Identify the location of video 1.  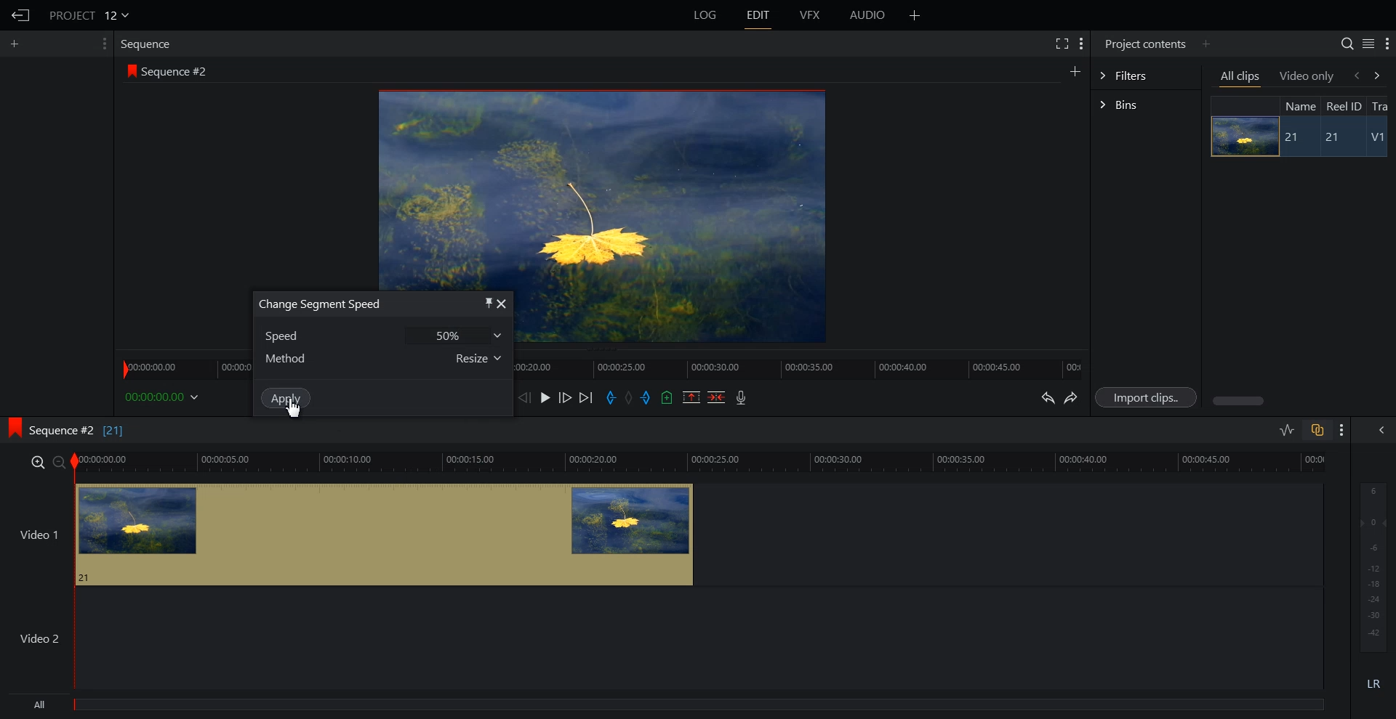
(348, 532).